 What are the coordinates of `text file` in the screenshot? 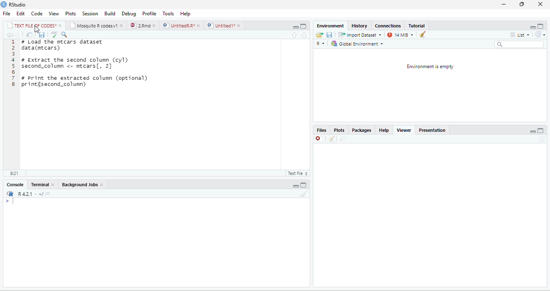 It's located at (297, 174).